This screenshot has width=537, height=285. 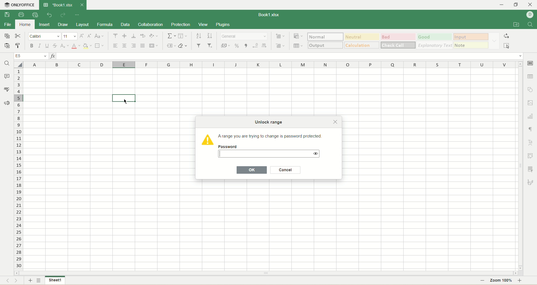 I want to click on pivot settings, so click(x=531, y=156).